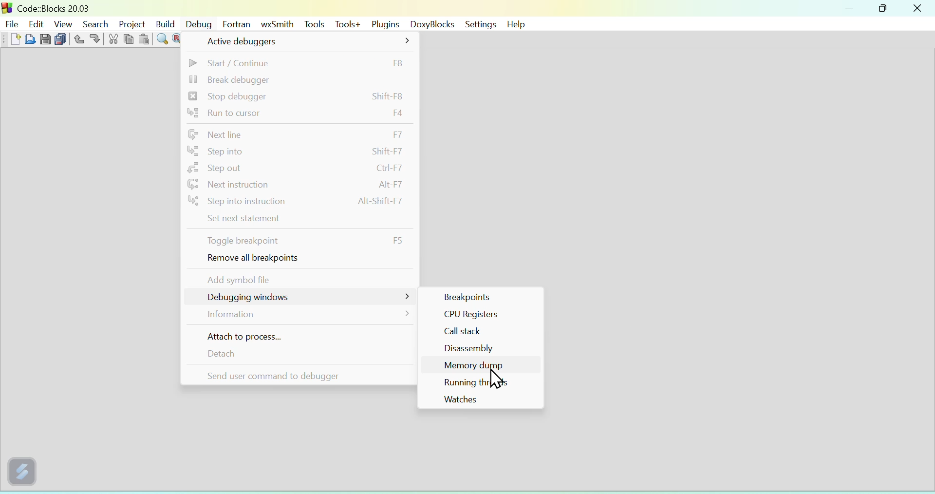  I want to click on step out, so click(297, 169).